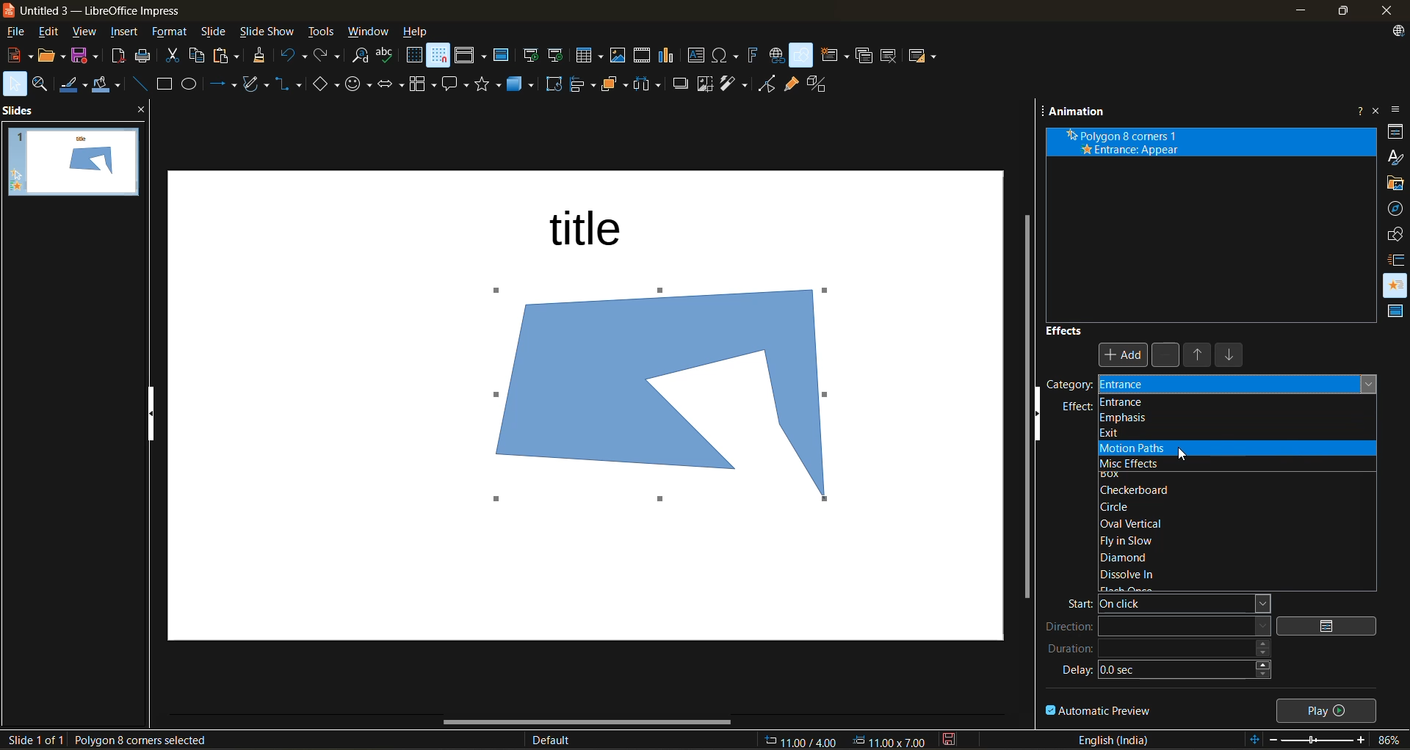 The image size is (1410, 750). I want to click on 3d objects, so click(523, 85).